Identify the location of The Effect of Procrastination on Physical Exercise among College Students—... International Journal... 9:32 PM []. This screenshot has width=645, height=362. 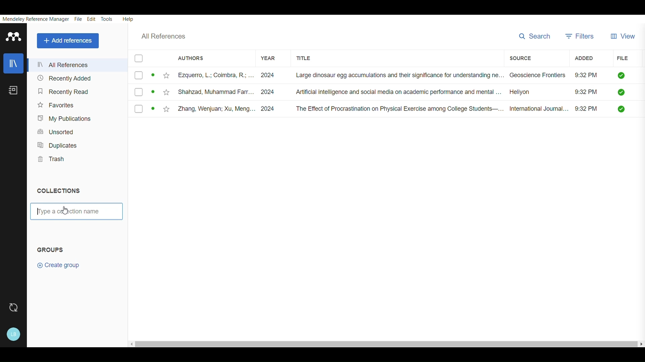
(461, 109).